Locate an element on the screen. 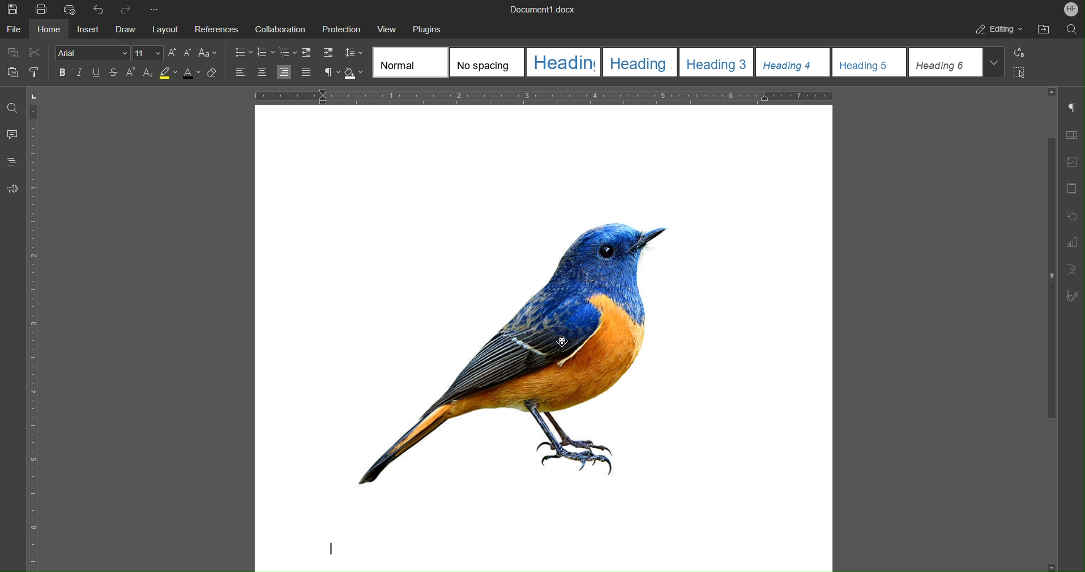 This screenshot has width=1085, height=572. Comments is located at coordinates (12, 135).